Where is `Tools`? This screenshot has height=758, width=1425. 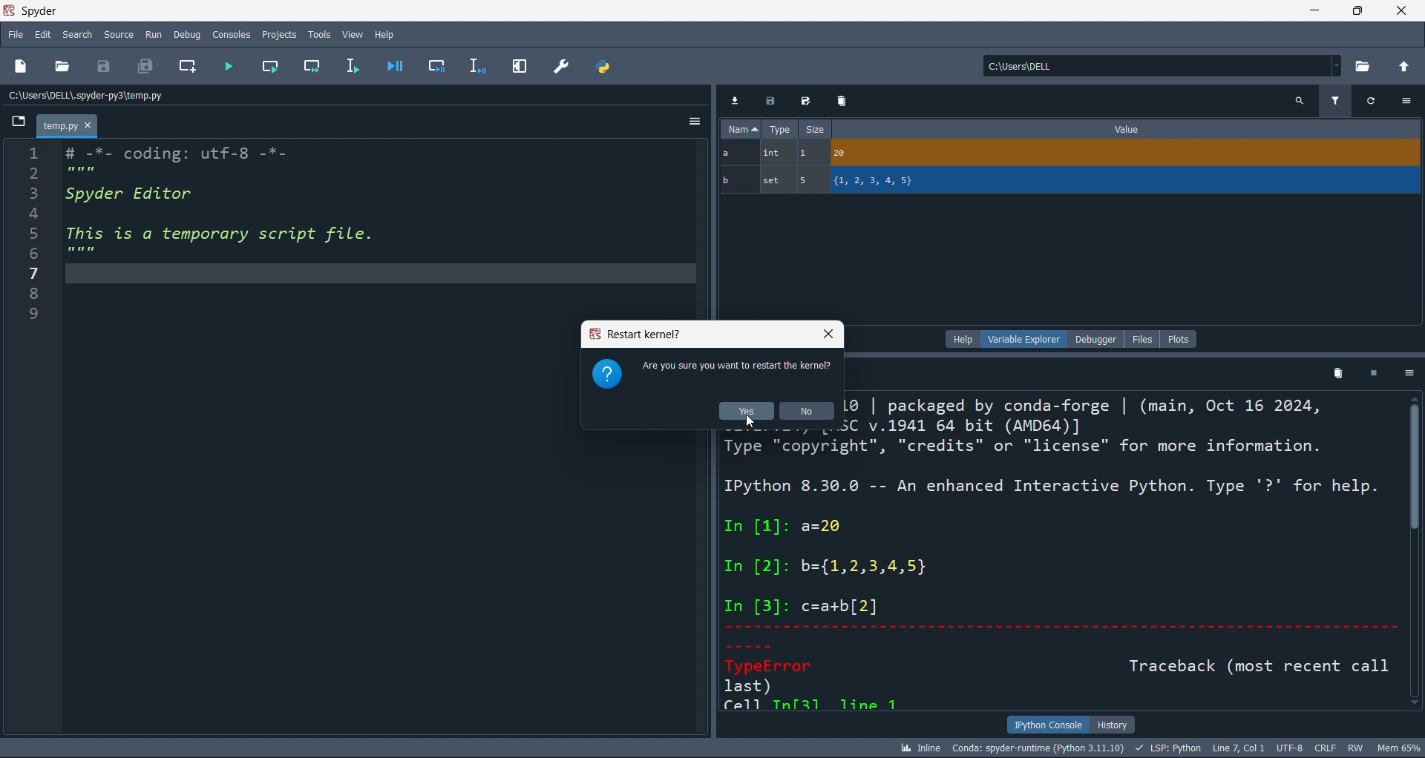
Tools is located at coordinates (318, 35).